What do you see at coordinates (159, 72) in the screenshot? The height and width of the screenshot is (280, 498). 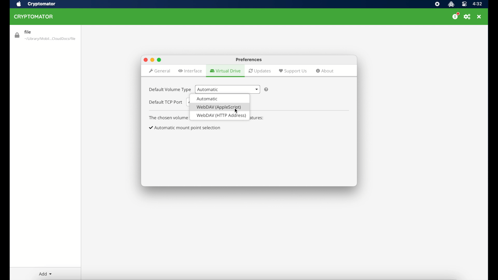 I see `general` at bounding box center [159, 72].